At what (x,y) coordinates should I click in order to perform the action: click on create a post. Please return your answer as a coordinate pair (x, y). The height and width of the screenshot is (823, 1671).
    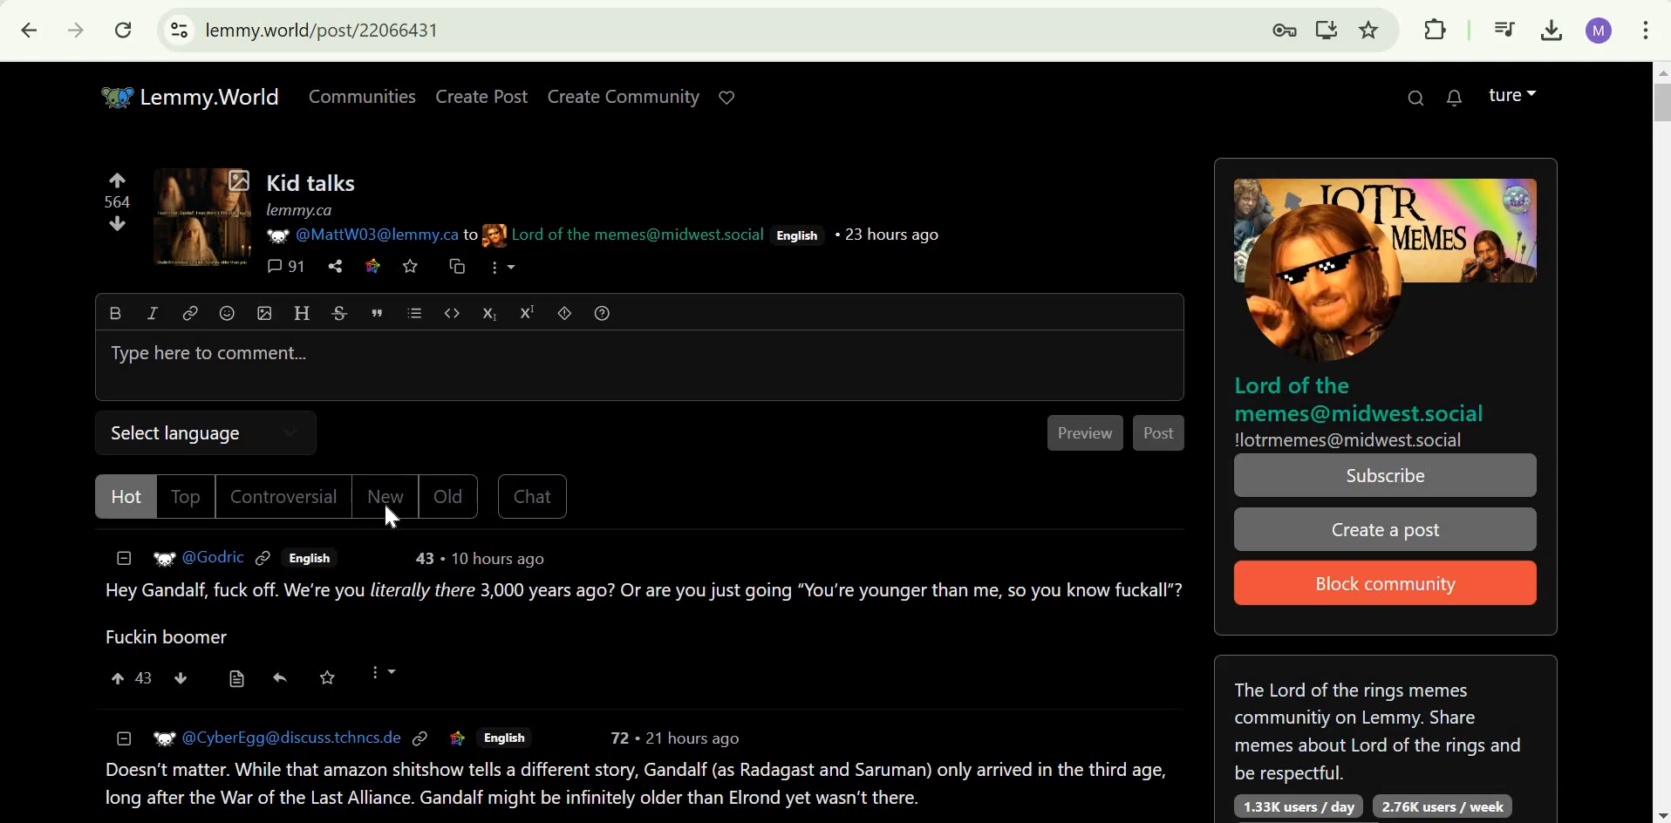
    Looking at the image, I should click on (1383, 530).